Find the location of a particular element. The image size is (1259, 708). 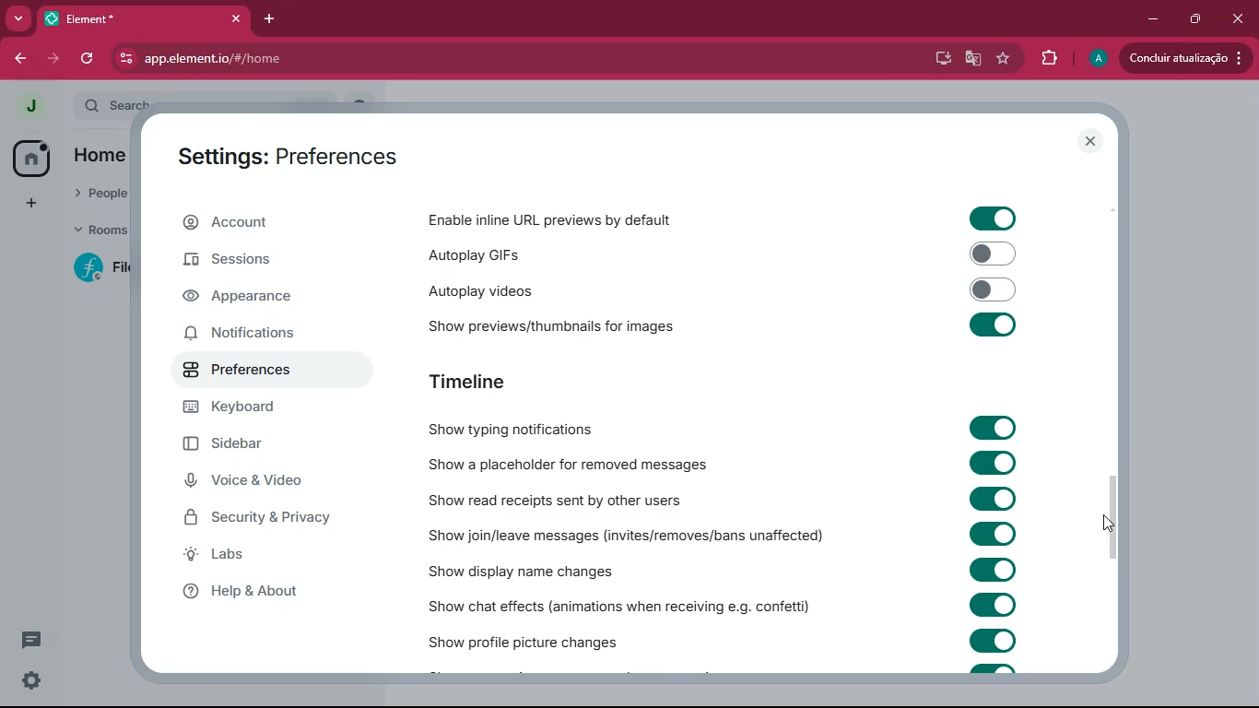

toggle on/off is located at coordinates (993, 324).